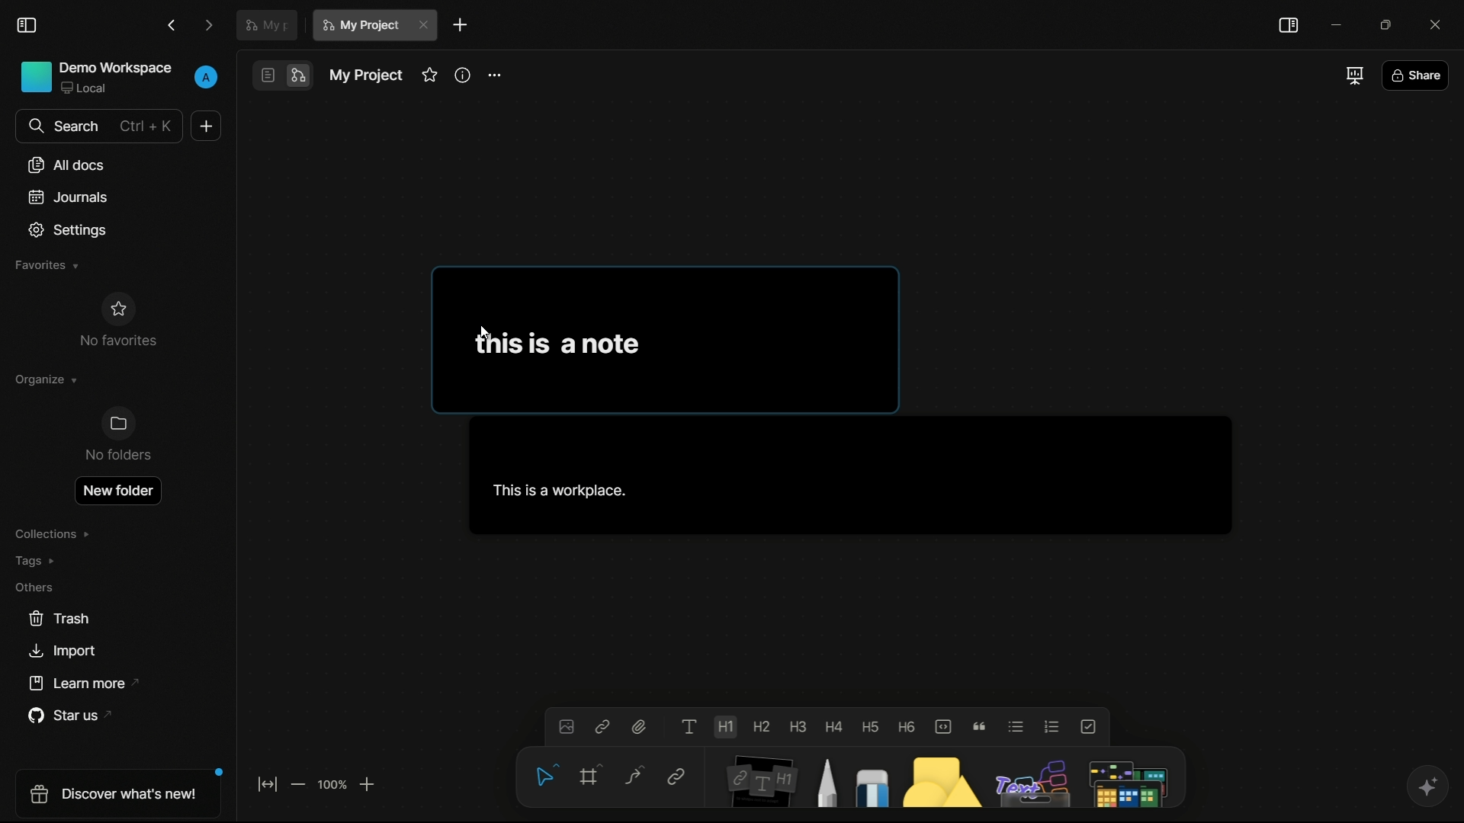 This screenshot has width=1464, height=823. I want to click on heading 5, so click(872, 723).